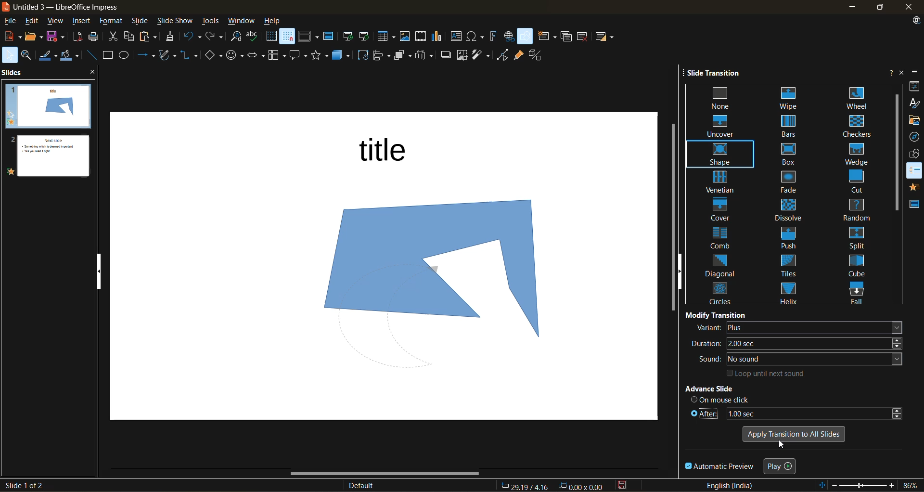 This screenshot has width=924, height=492. I want to click on insert line, so click(91, 55).